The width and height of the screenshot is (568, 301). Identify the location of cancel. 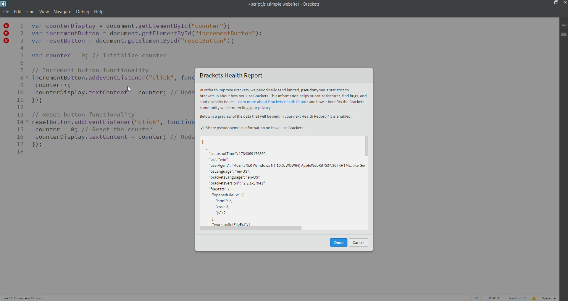
(359, 242).